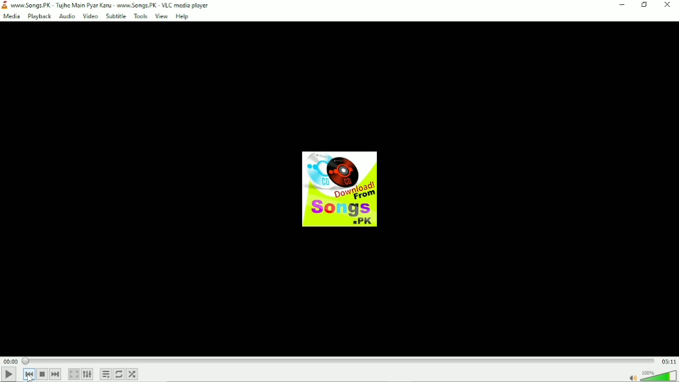 The image size is (679, 382). Describe the element at coordinates (139, 16) in the screenshot. I see `Tools` at that location.